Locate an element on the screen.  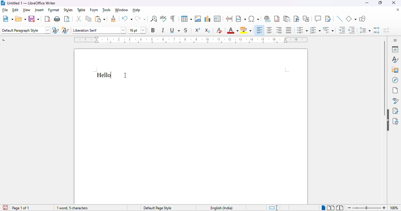
format is located at coordinates (54, 10).